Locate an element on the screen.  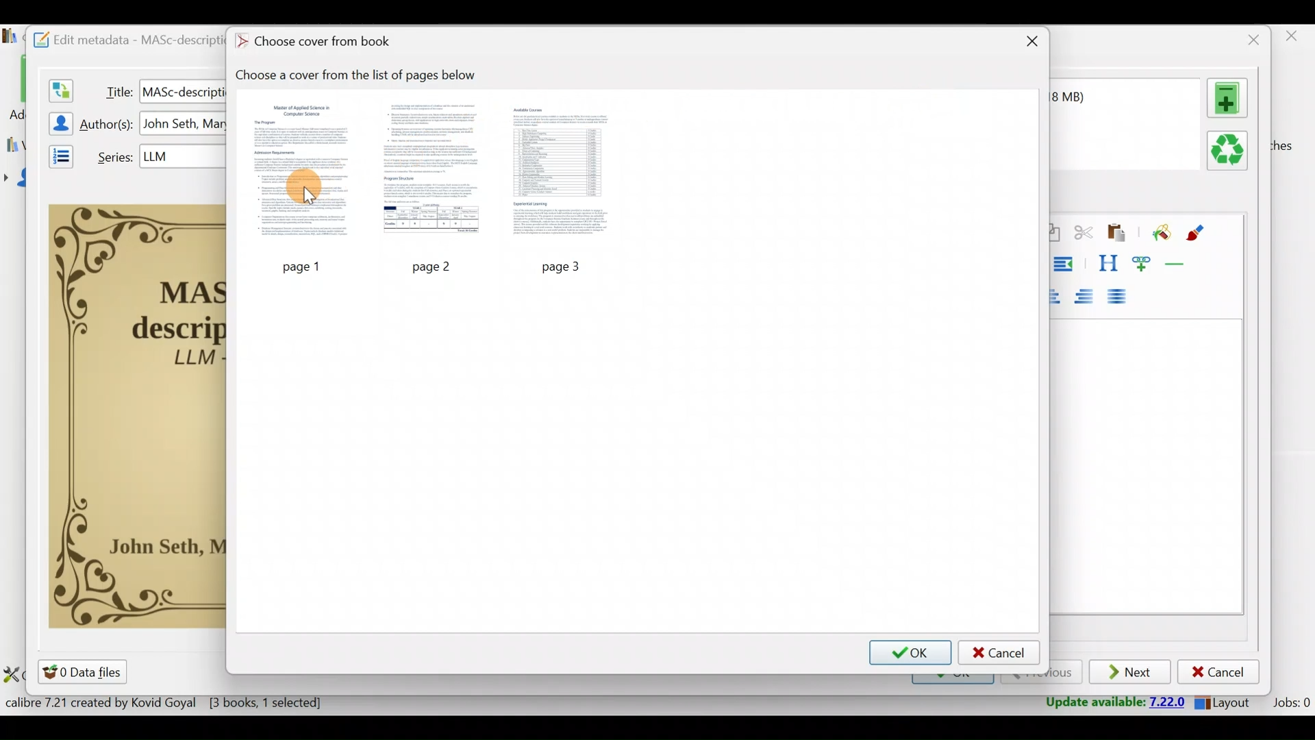
OK is located at coordinates (910, 653).